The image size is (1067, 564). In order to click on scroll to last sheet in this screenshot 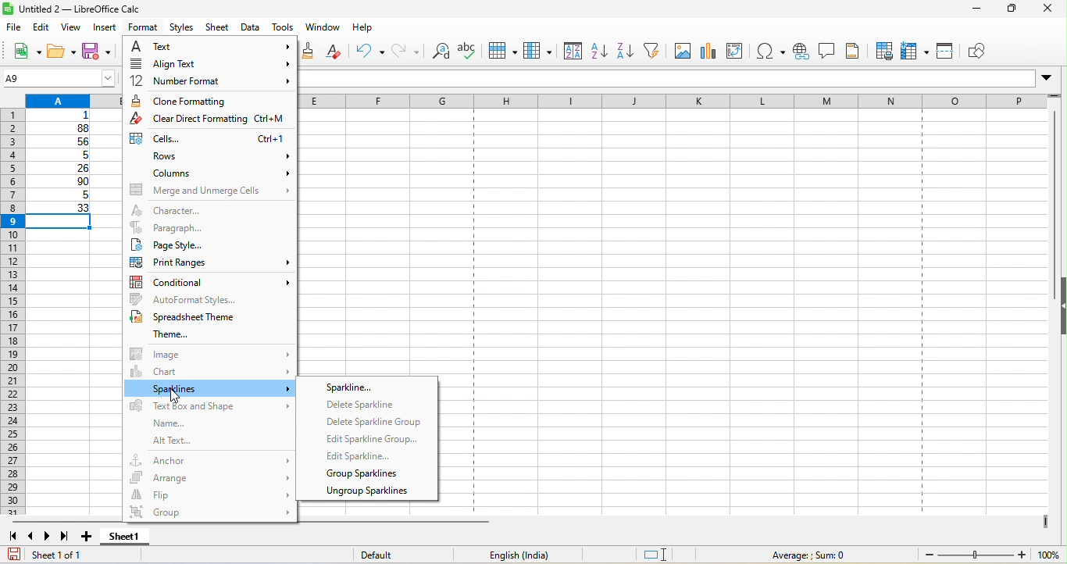, I will do `click(69, 538)`.